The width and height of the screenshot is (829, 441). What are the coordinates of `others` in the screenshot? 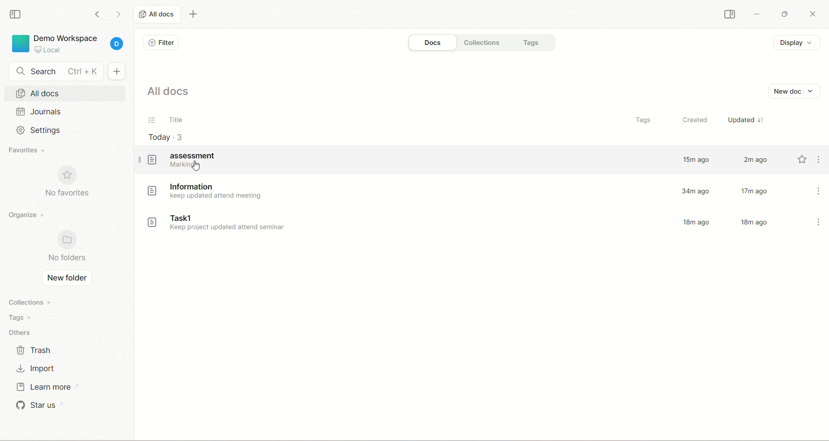 It's located at (22, 332).